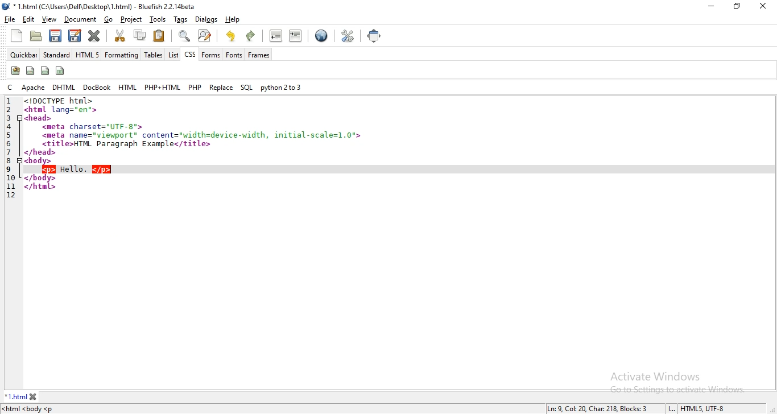 The width and height of the screenshot is (777, 414). Describe the element at coordinates (172, 55) in the screenshot. I see `list` at that location.